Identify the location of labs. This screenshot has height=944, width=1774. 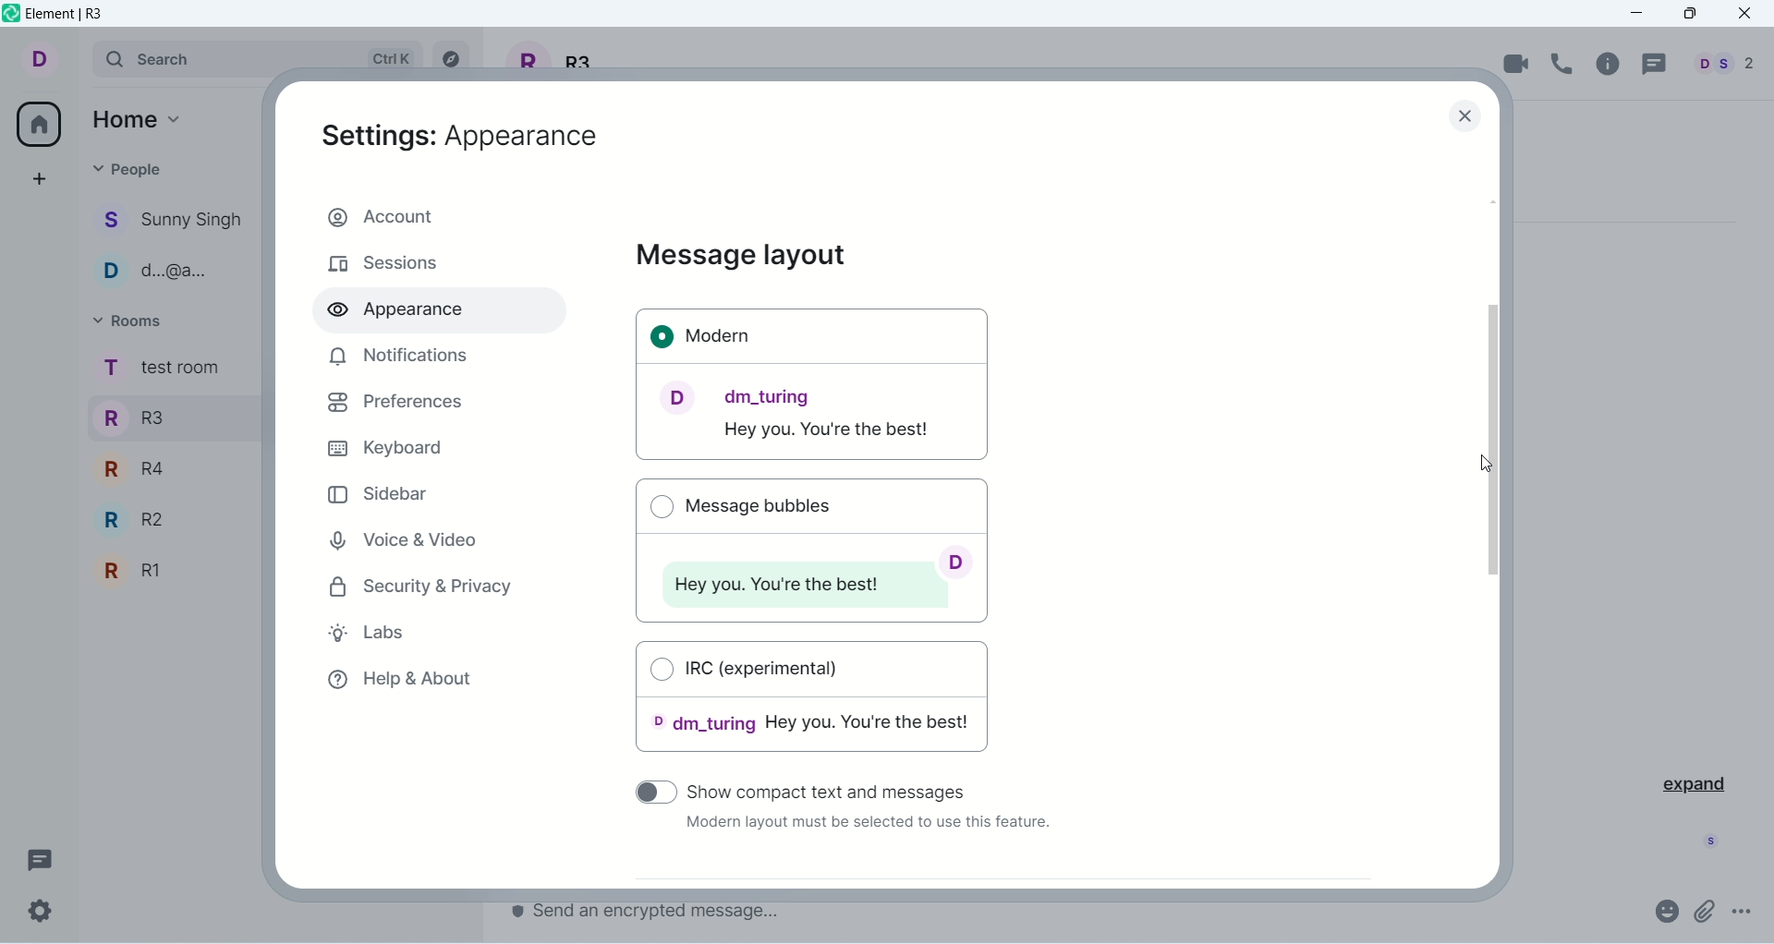
(376, 635).